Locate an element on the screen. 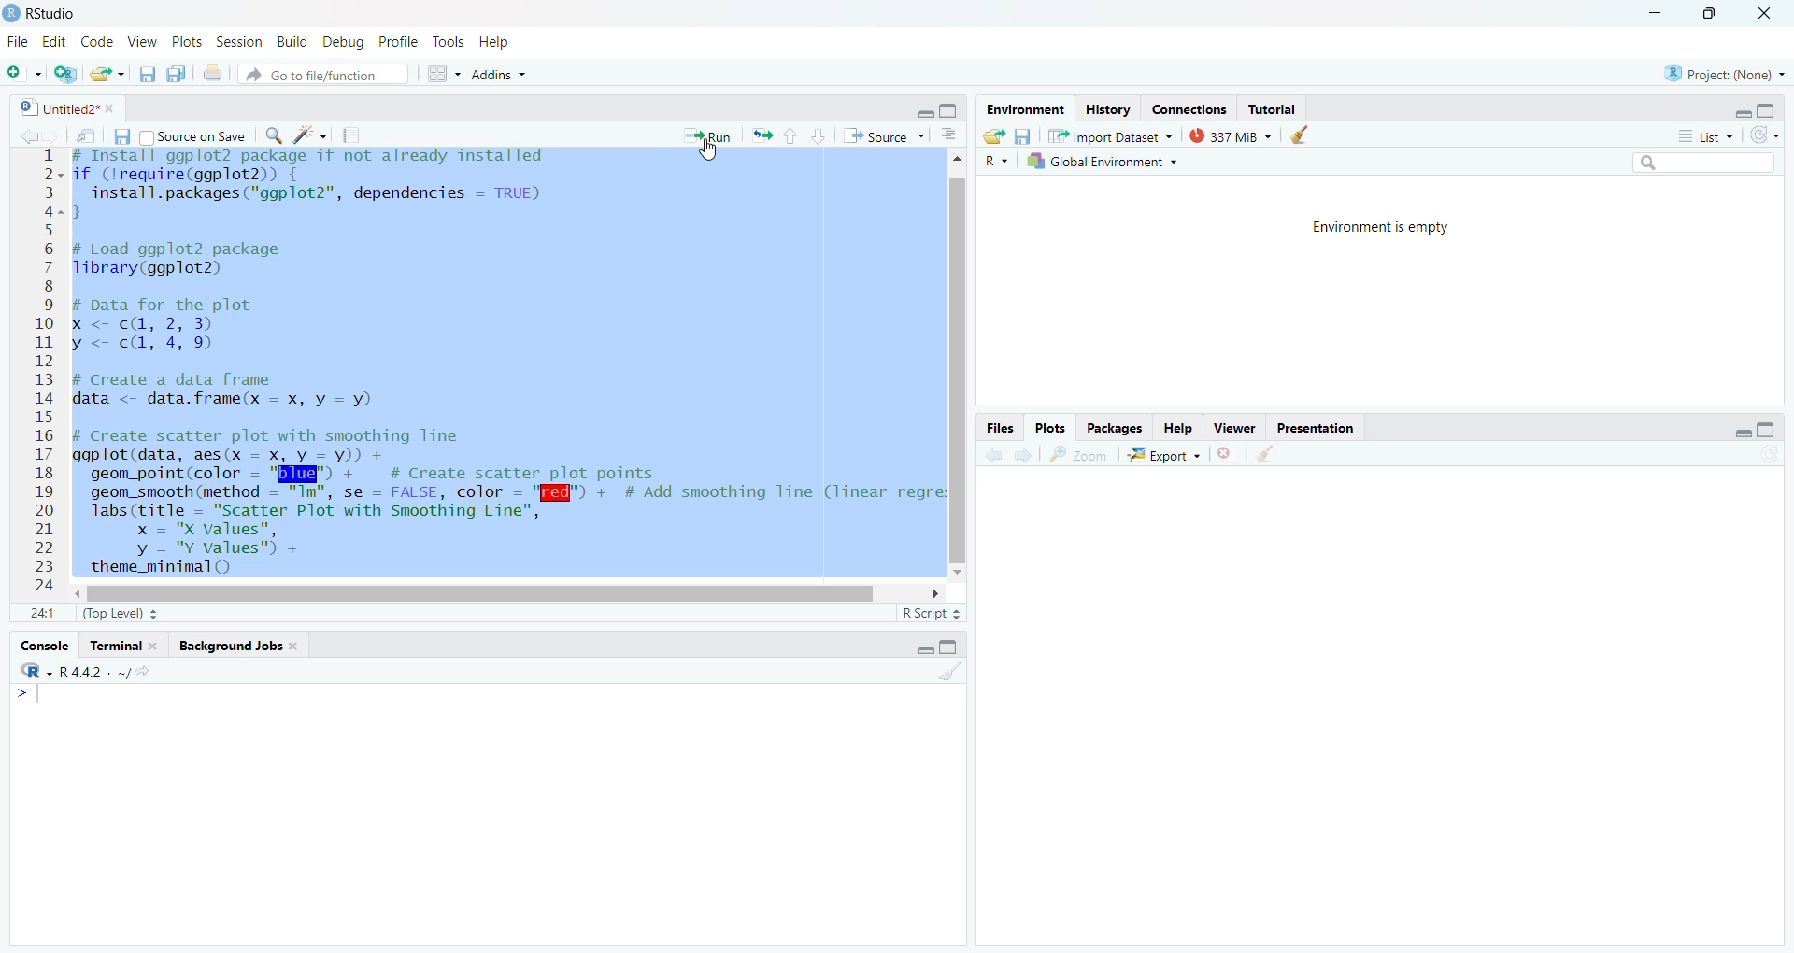 Image resolution: width=1794 pixels, height=953 pixels. Tutorial is located at coordinates (1277, 109).